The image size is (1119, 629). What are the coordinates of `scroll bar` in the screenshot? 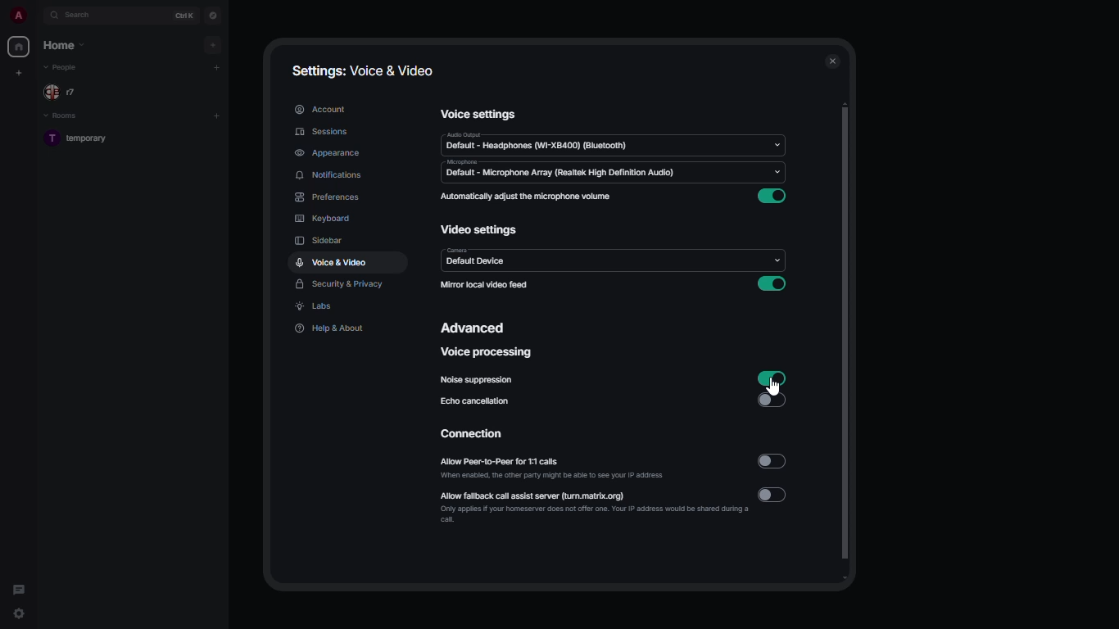 It's located at (847, 343).